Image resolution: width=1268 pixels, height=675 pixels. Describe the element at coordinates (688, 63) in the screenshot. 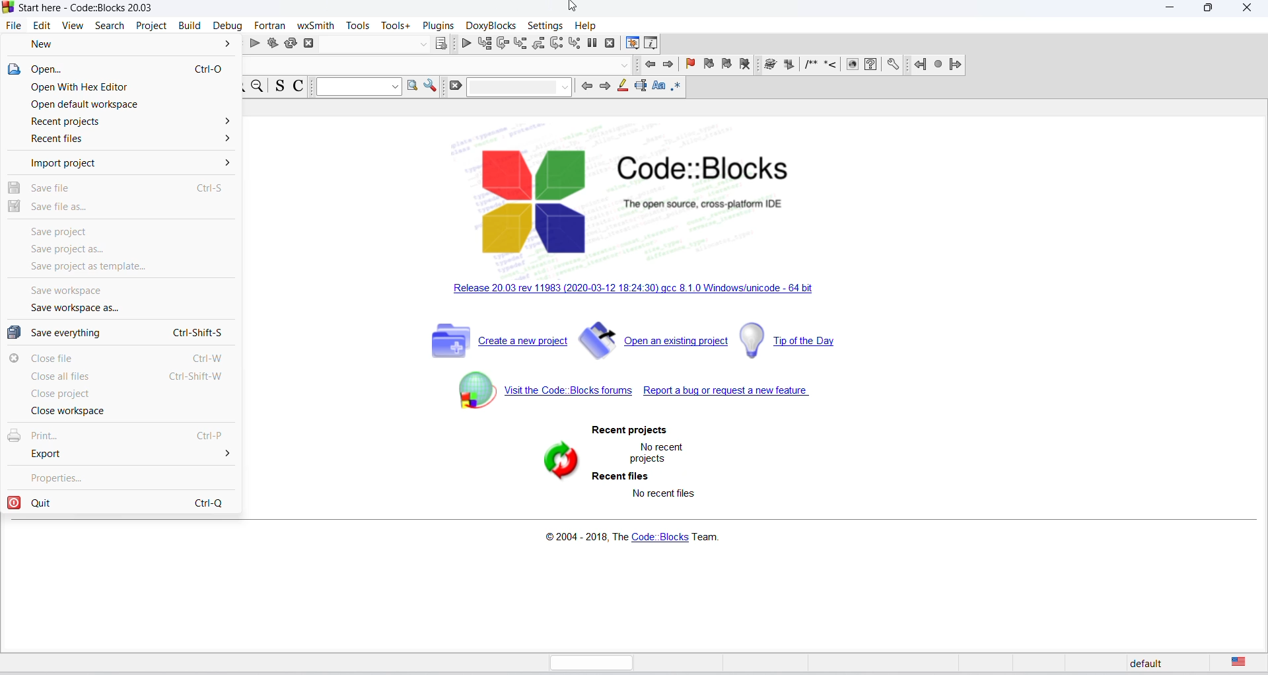

I see `add bookmark` at that location.